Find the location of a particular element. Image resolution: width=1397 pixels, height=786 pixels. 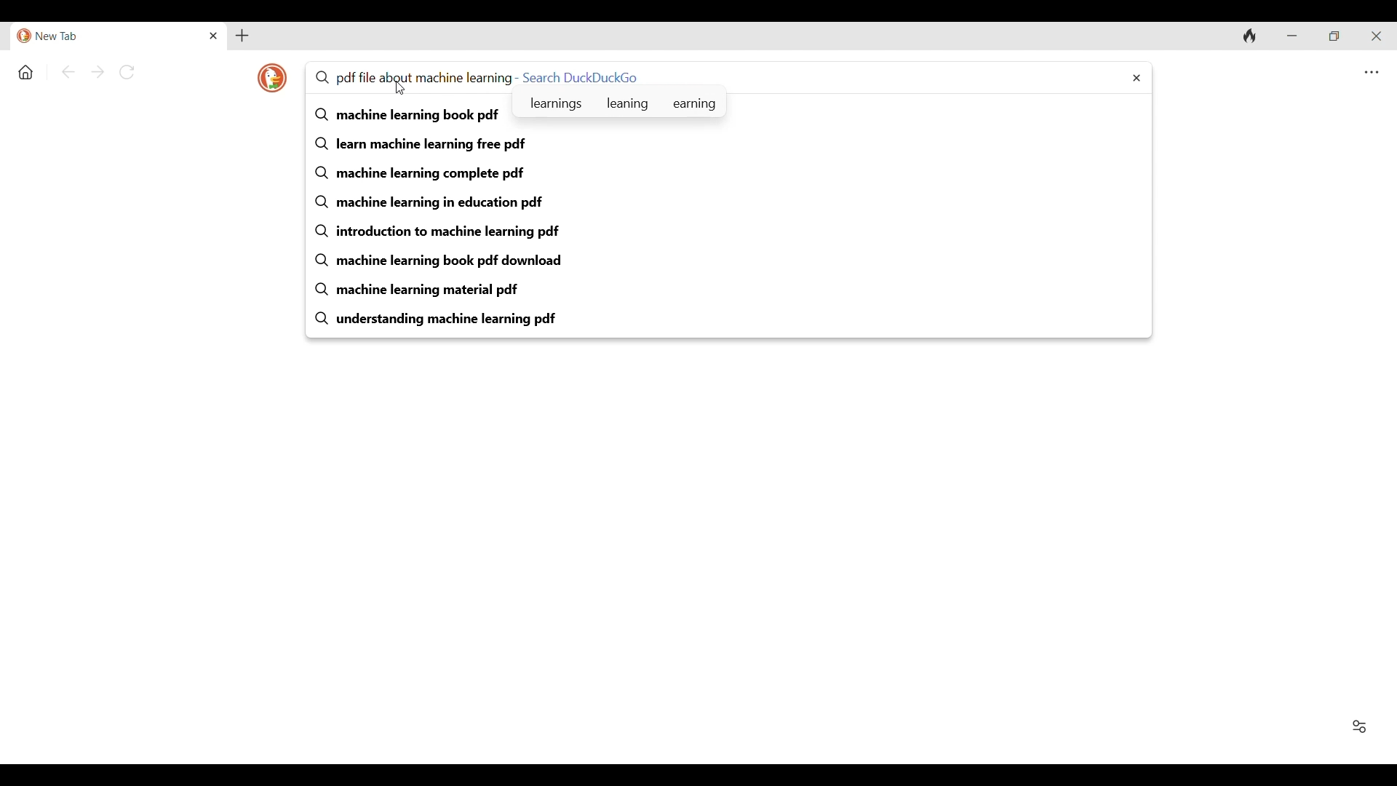

leaning is located at coordinates (627, 101).